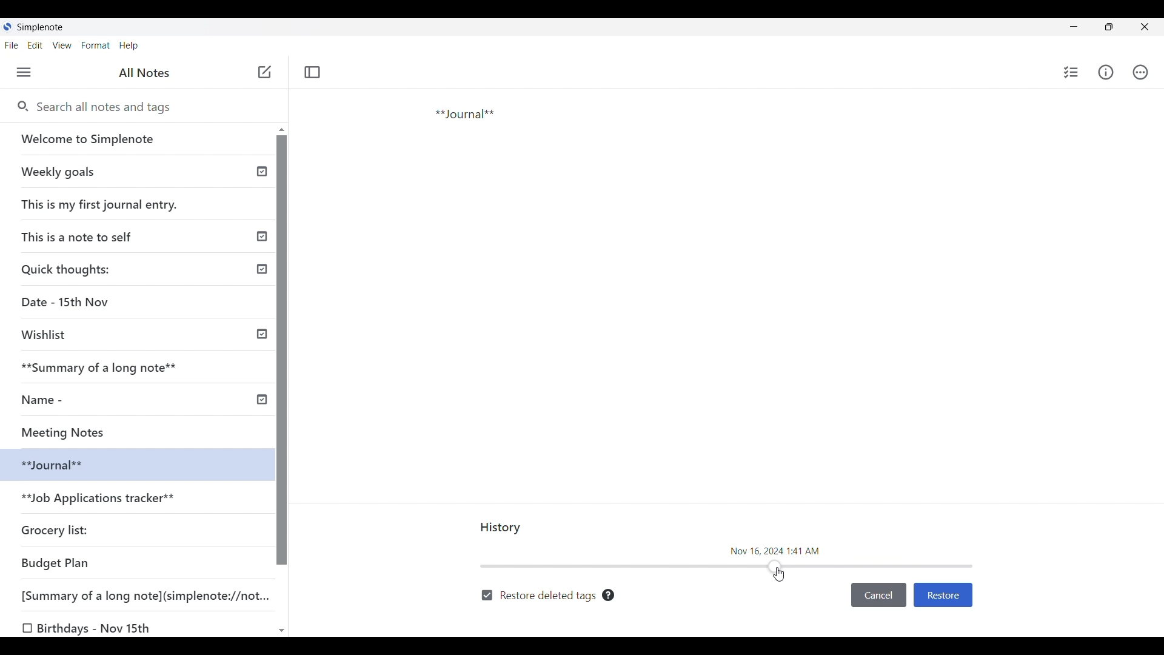 The height and width of the screenshot is (655, 1164). Describe the element at coordinates (107, 367) in the screenshot. I see `**Summary of a long note**` at that location.